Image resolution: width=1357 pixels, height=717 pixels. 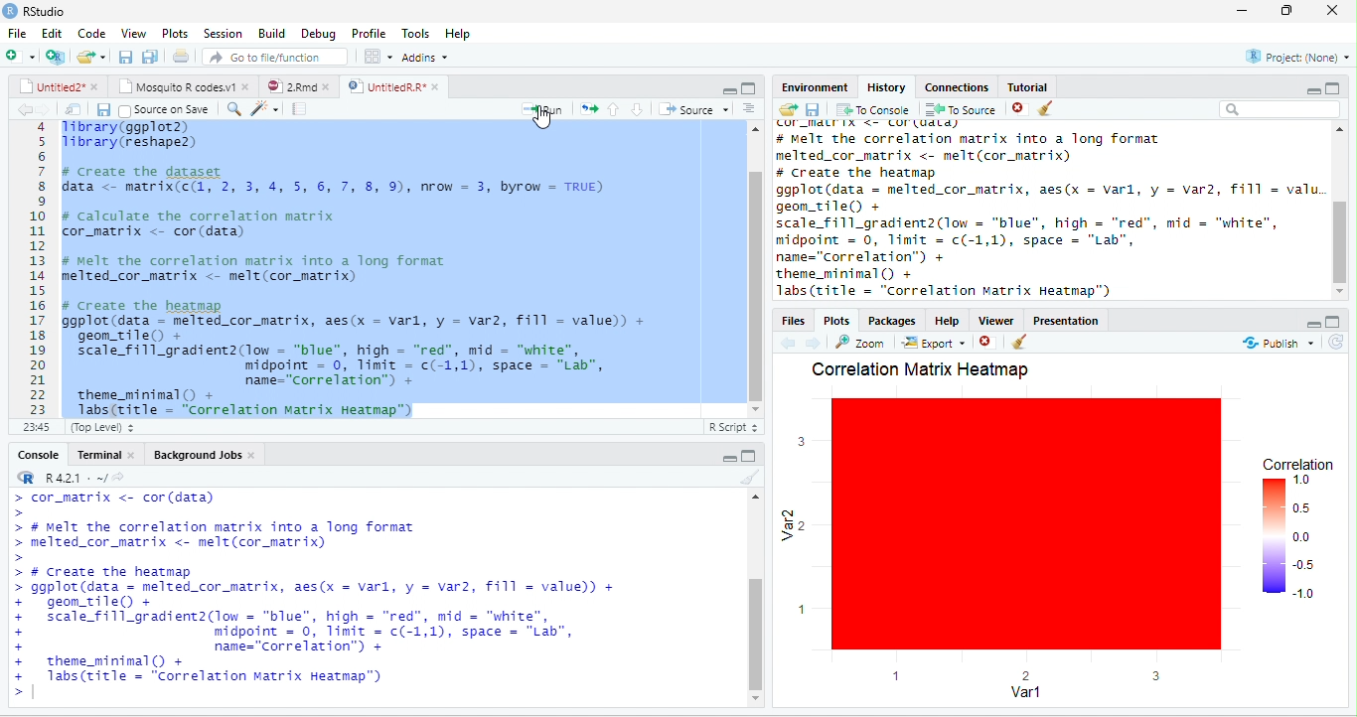 I want to click on edit, so click(x=52, y=34).